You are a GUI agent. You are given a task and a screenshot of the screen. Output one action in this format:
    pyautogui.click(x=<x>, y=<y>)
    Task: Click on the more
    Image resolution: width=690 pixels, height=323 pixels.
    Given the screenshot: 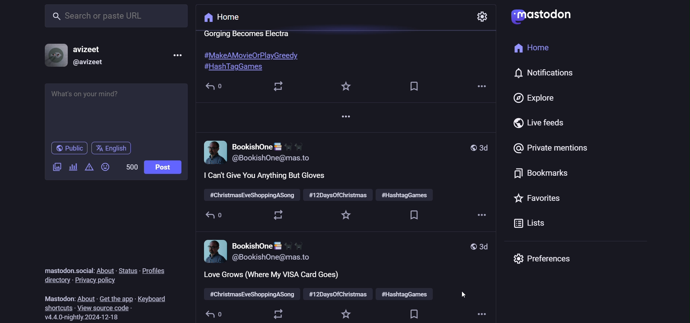 What is the action you would take?
    pyautogui.click(x=344, y=118)
    